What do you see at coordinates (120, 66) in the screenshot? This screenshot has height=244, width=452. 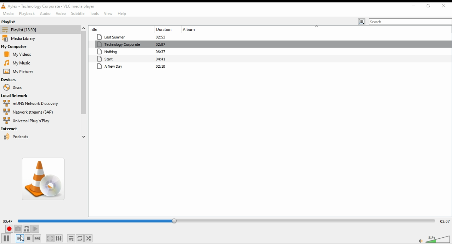 I see `a new day` at bounding box center [120, 66].